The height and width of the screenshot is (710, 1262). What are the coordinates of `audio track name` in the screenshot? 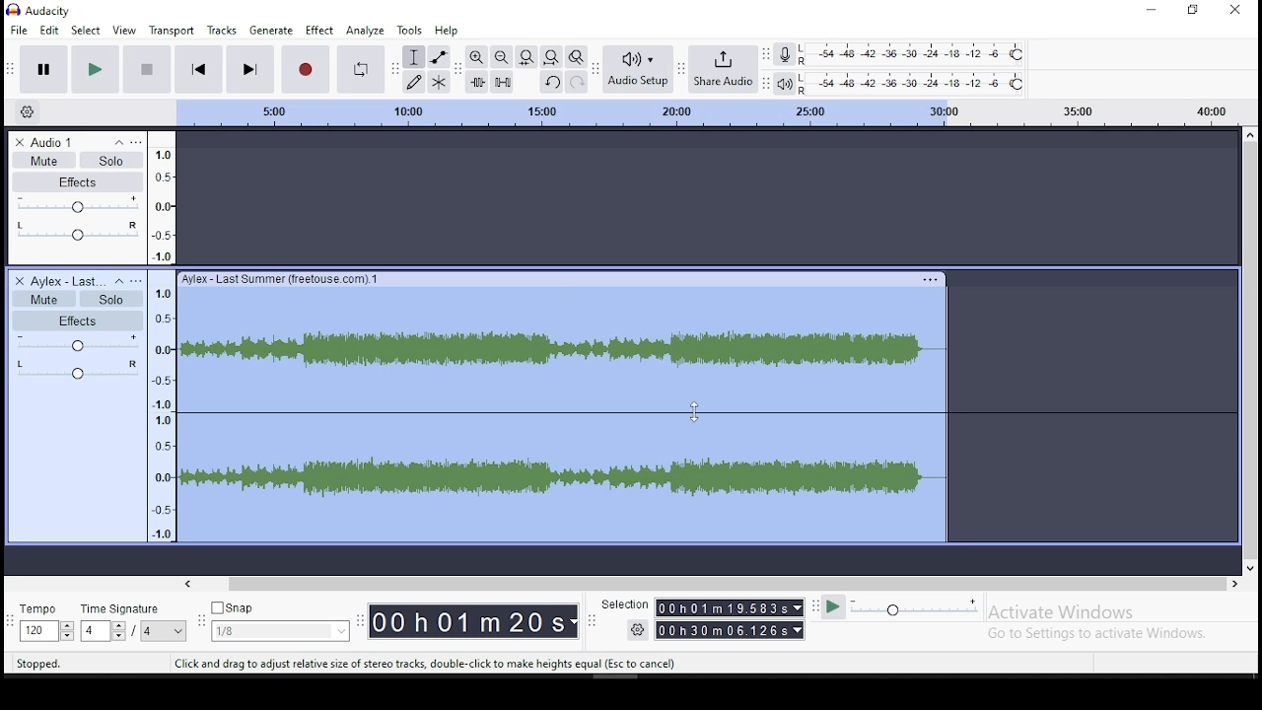 It's located at (68, 280).